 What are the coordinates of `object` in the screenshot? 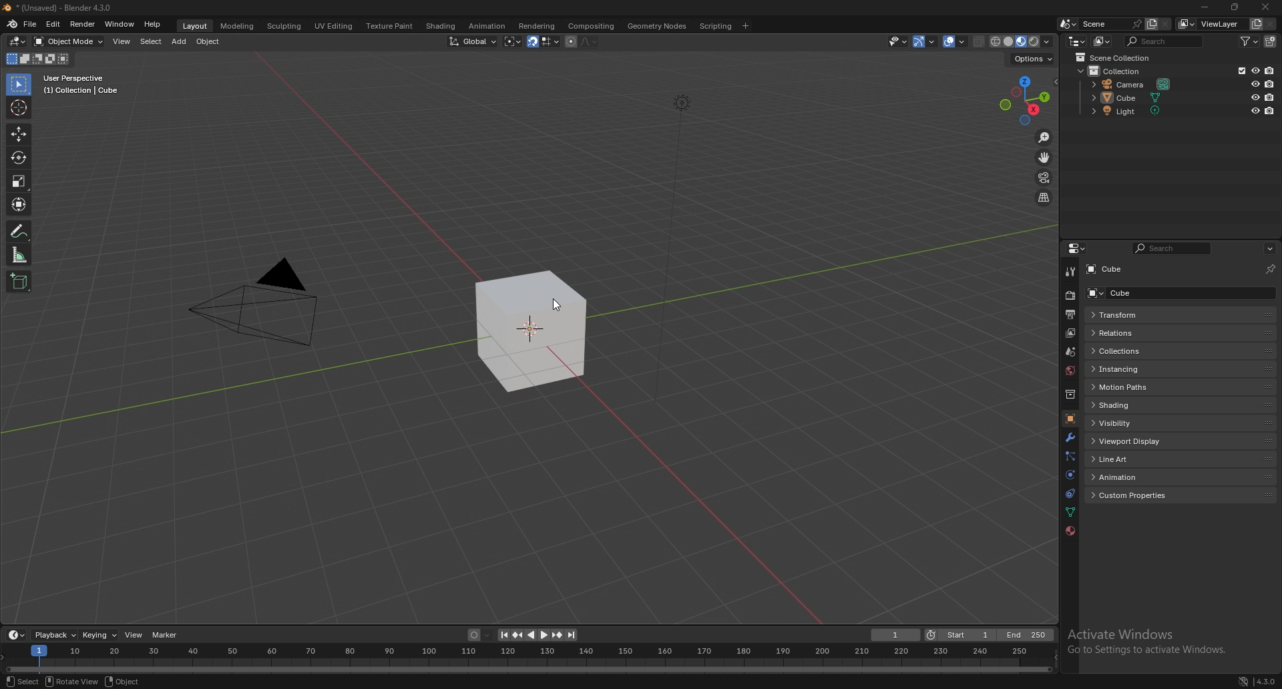 It's located at (123, 682).